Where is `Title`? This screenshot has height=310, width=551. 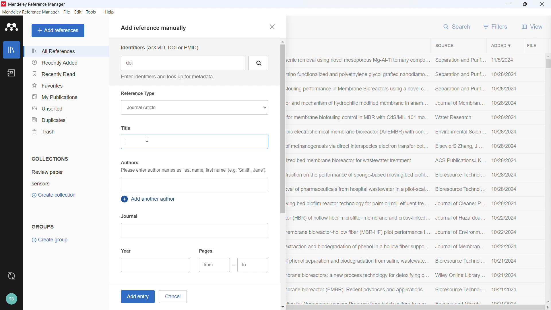
Title is located at coordinates (127, 128).